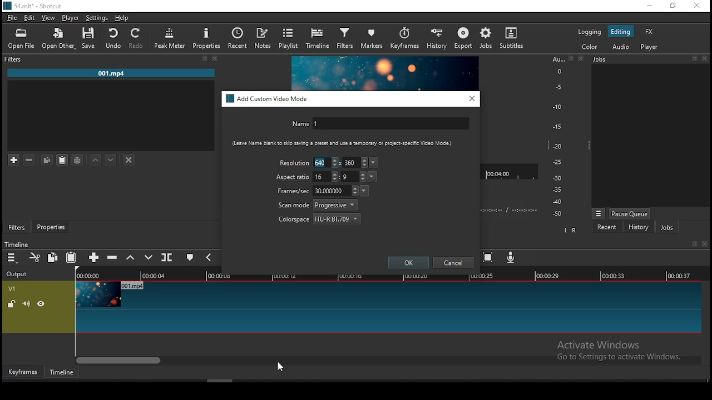 Image resolution: width=712 pixels, height=400 pixels. Describe the element at coordinates (373, 37) in the screenshot. I see `markers` at that location.